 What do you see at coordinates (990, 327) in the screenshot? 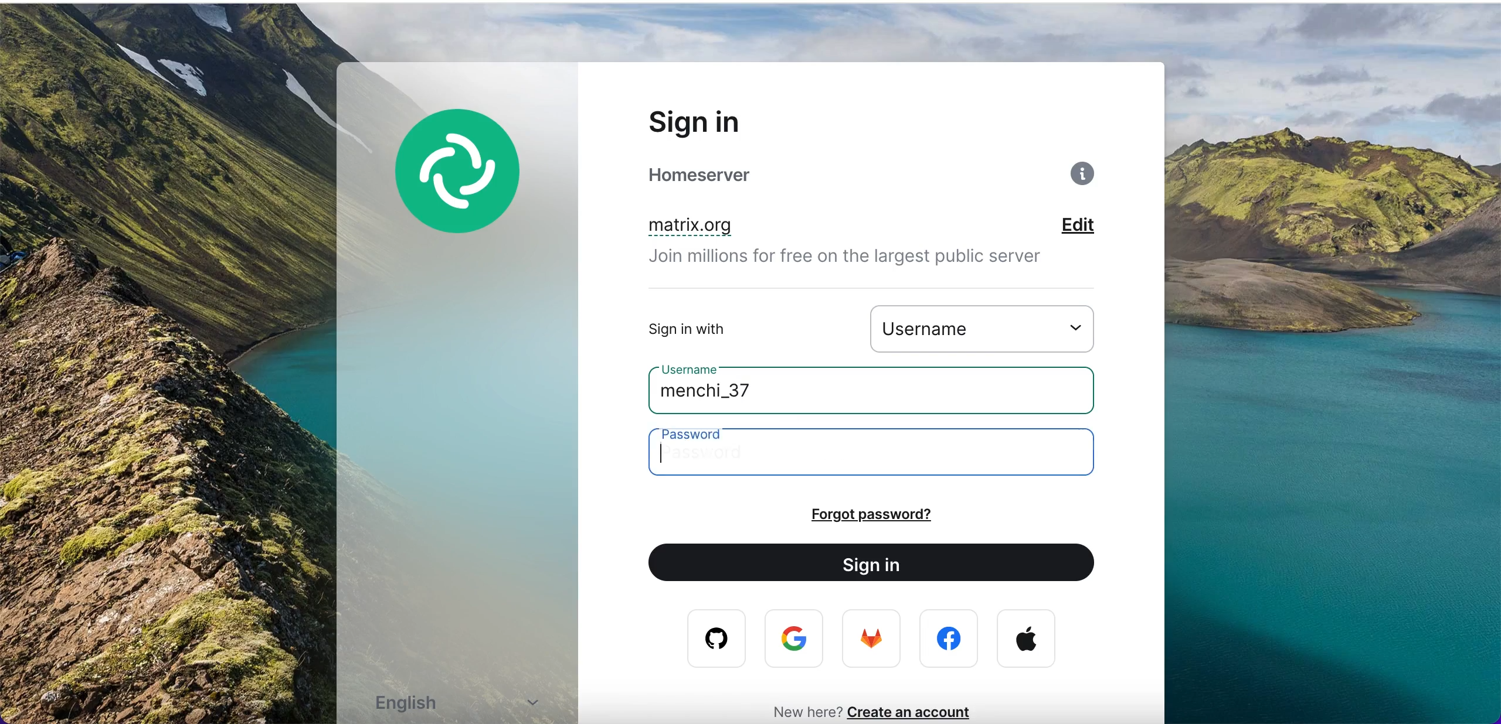
I see `username` at bounding box center [990, 327].